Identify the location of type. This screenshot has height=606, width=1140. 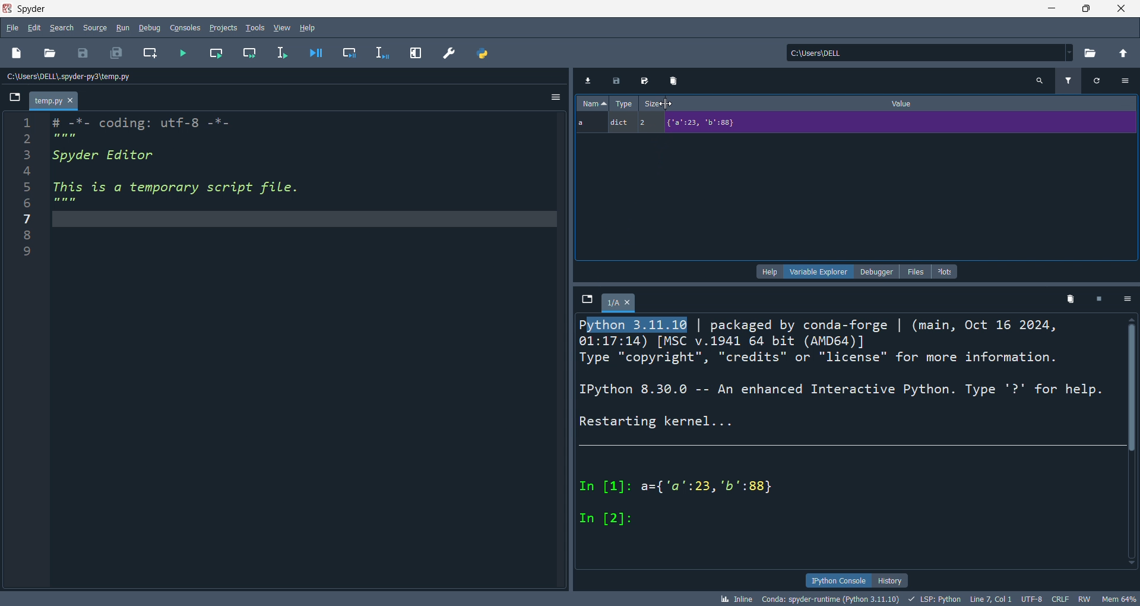
(625, 105).